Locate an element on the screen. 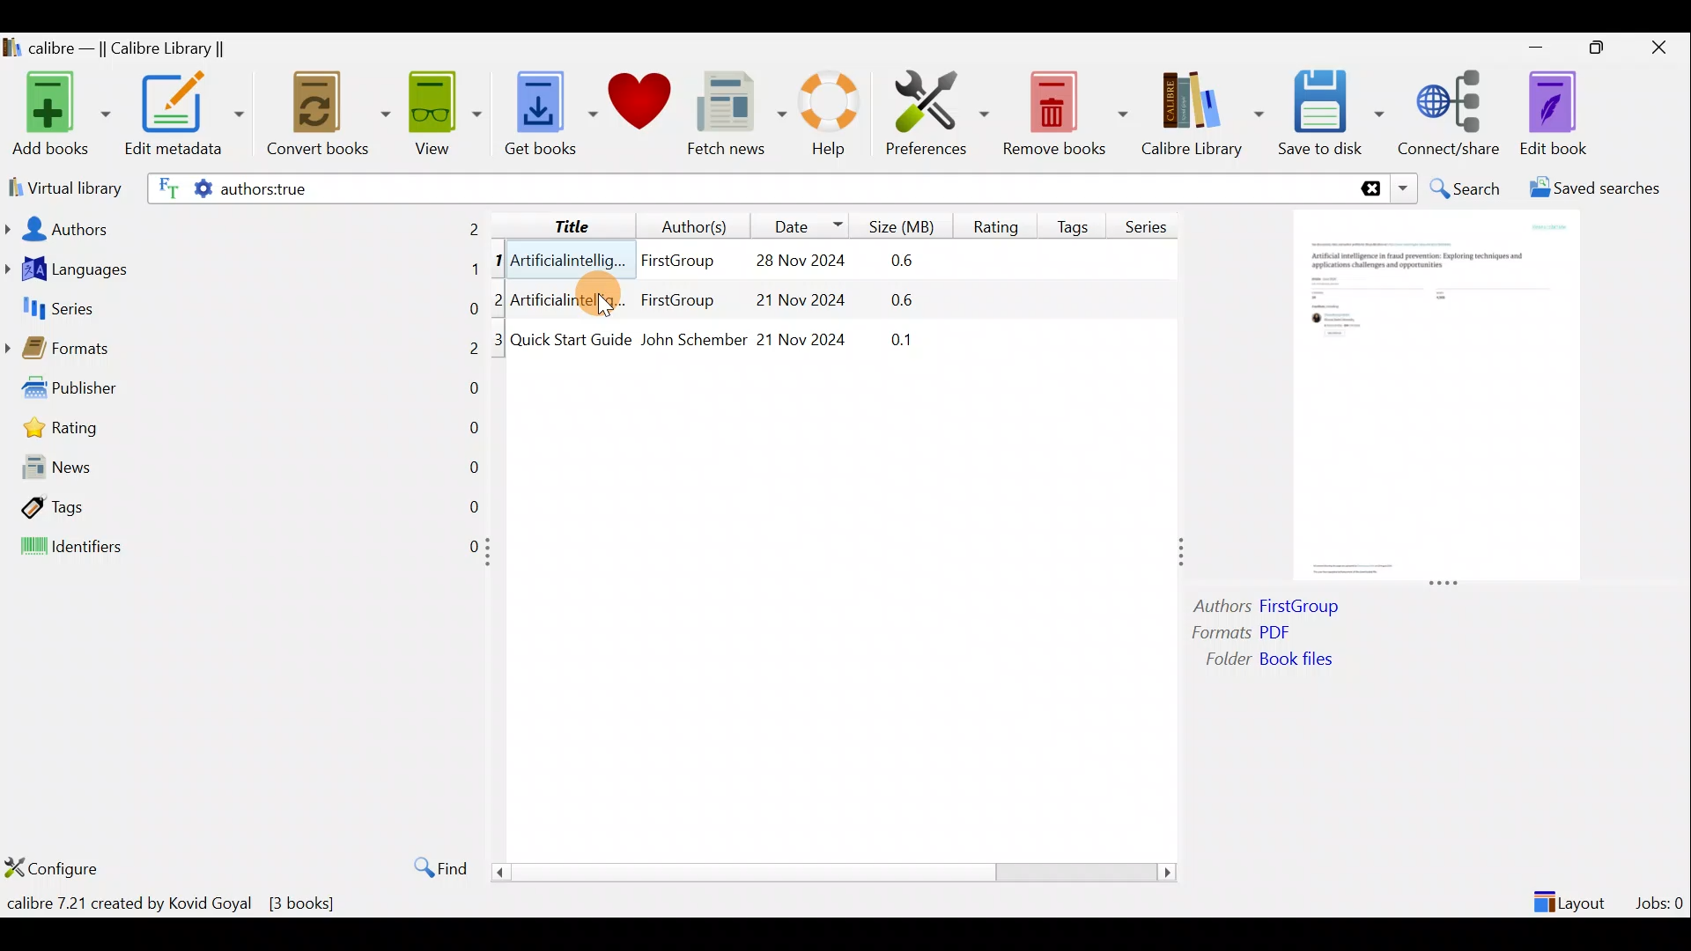 The width and height of the screenshot is (1691, 951). Cursor is located at coordinates (593, 297).